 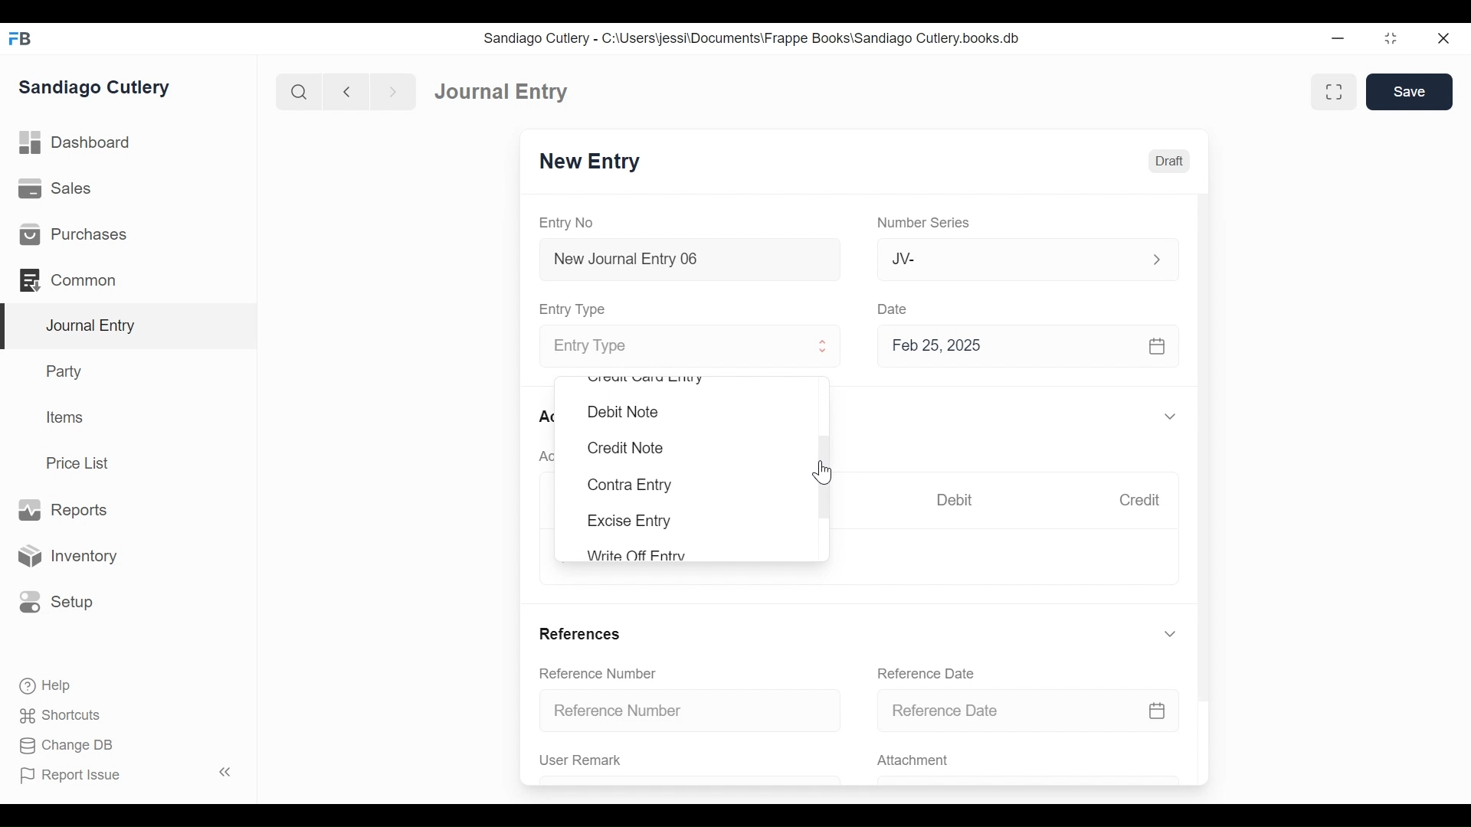 I want to click on Attachment, so click(x=912, y=761).